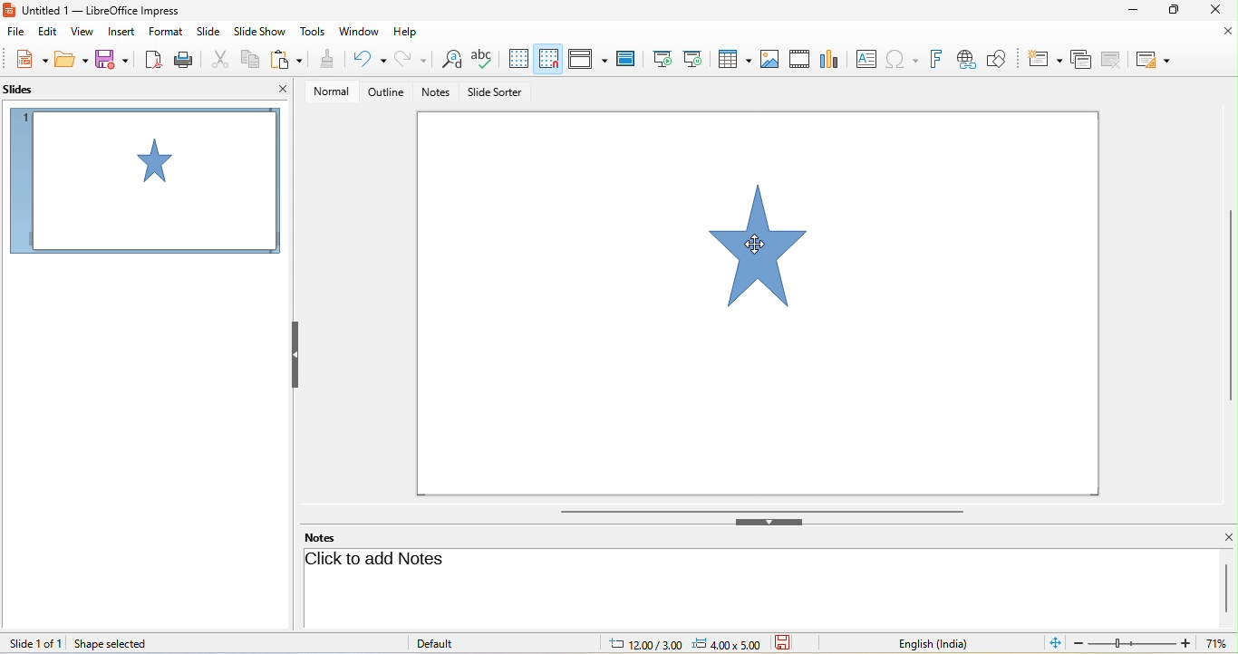 The image size is (1238, 654). What do you see at coordinates (382, 559) in the screenshot?
I see `click to add note` at bounding box center [382, 559].